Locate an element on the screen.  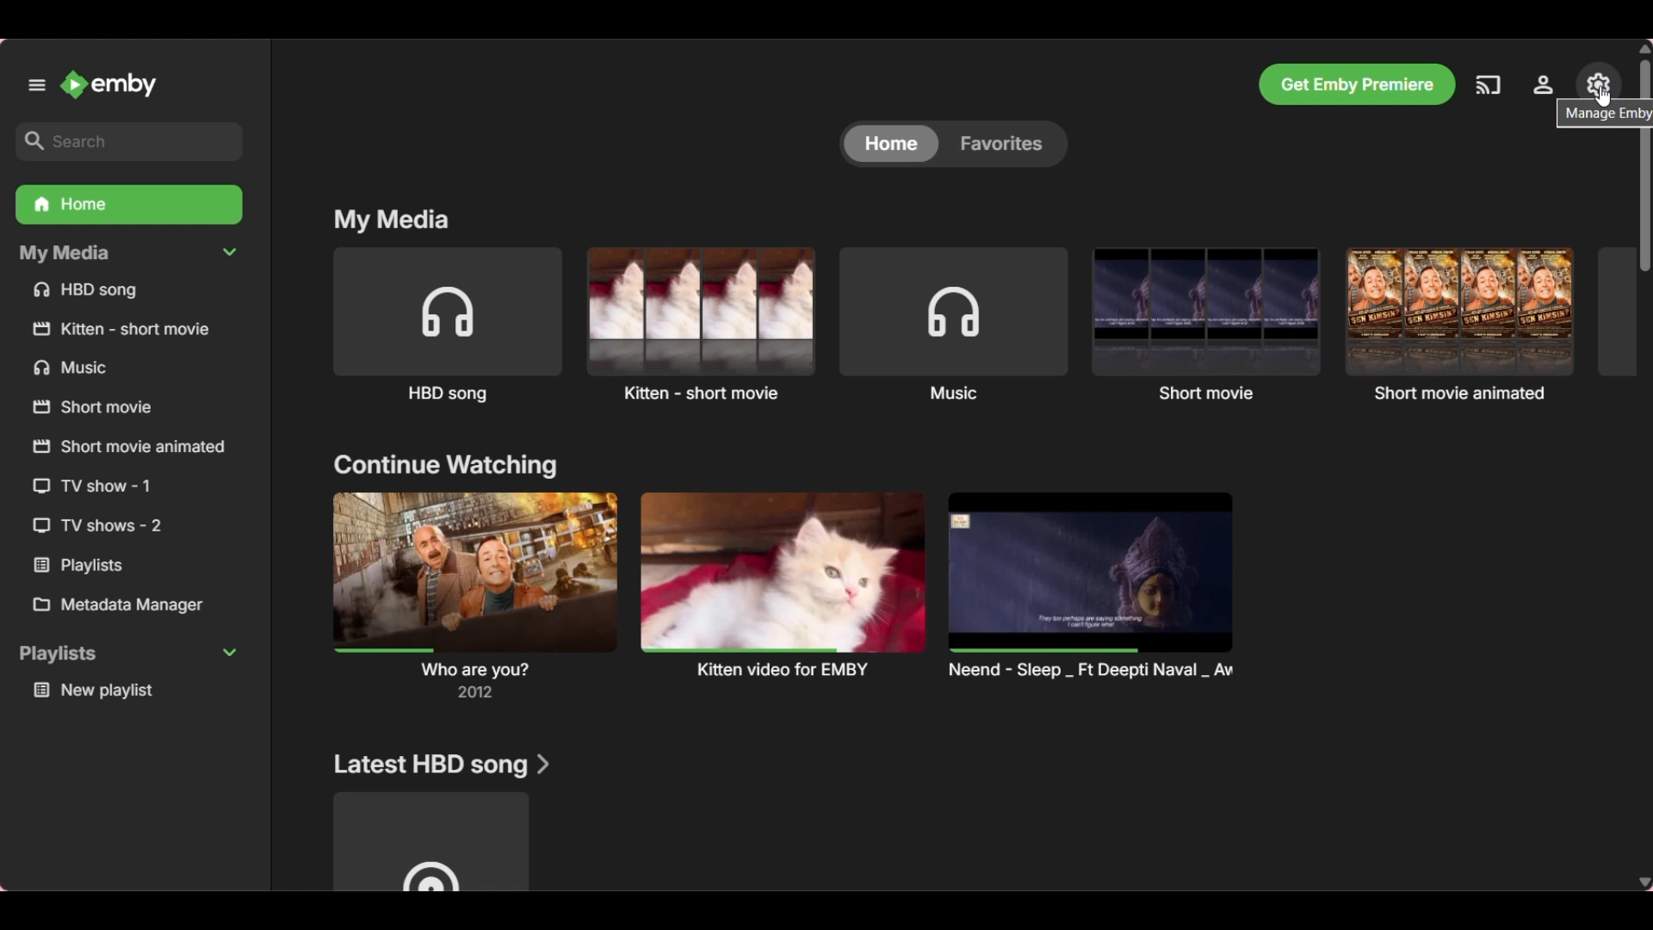
Short movie is located at coordinates (1206, 325).